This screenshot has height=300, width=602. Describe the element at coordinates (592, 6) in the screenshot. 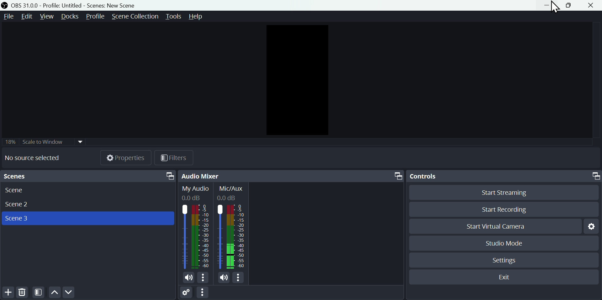

I see `Close` at that location.